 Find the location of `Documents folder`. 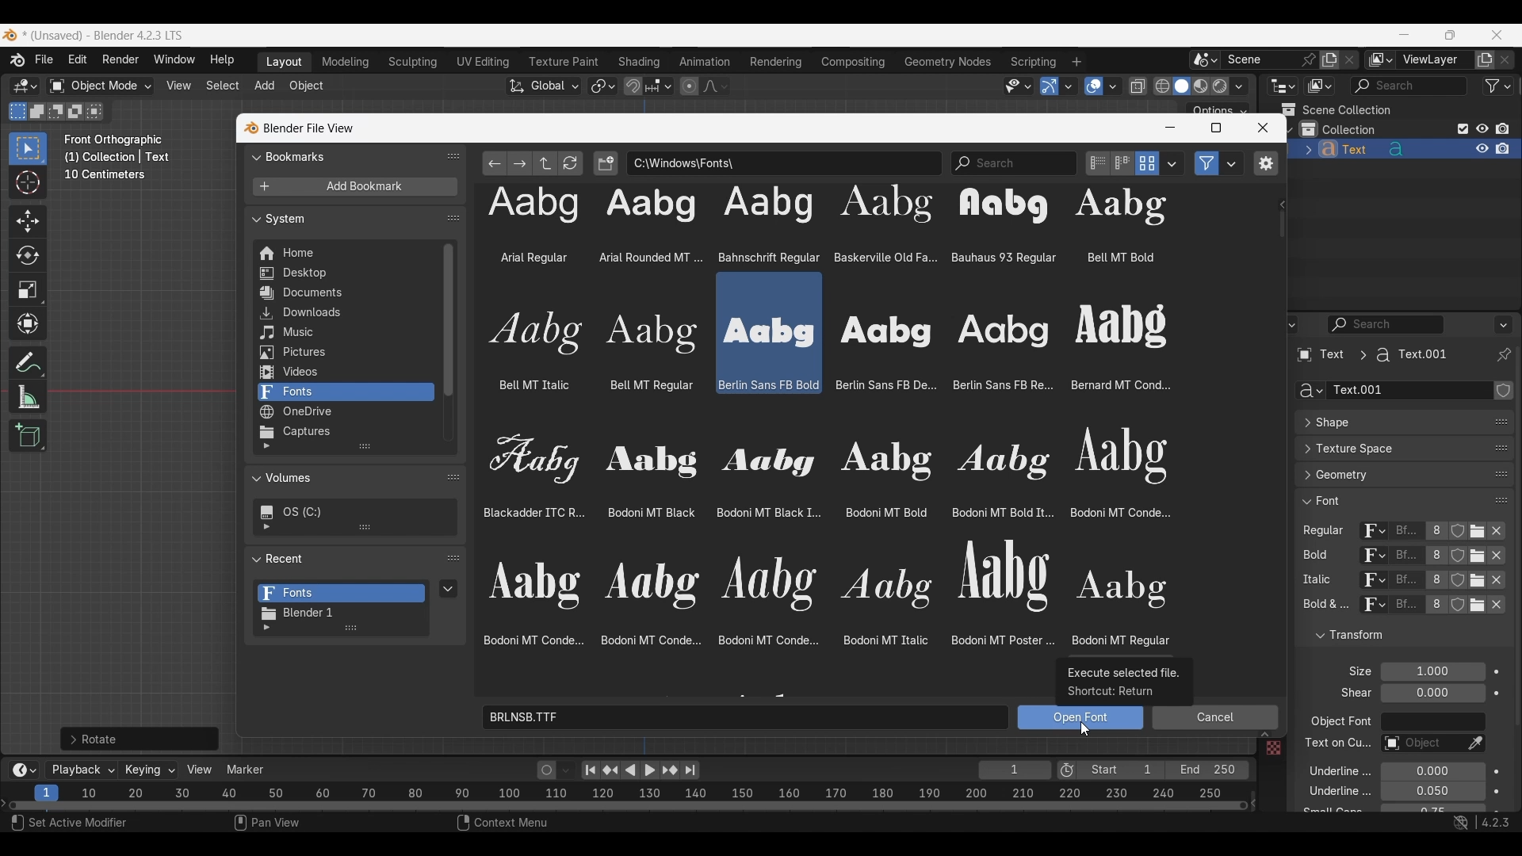

Documents folder is located at coordinates (344, 293).